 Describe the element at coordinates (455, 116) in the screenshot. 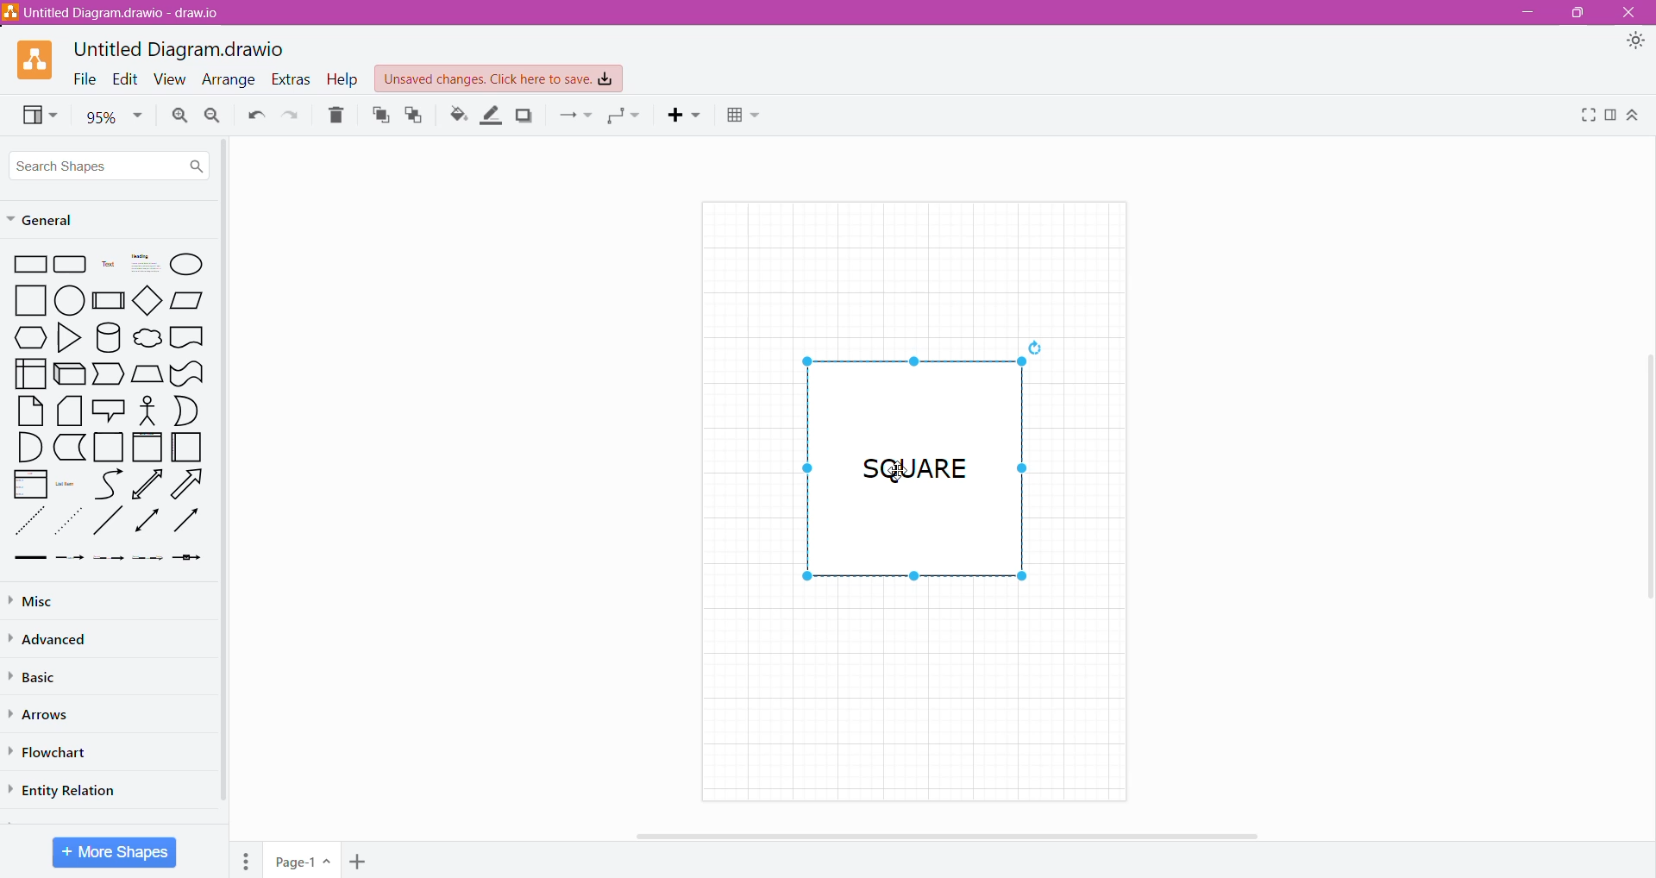

I see `Fill Color` at that location.